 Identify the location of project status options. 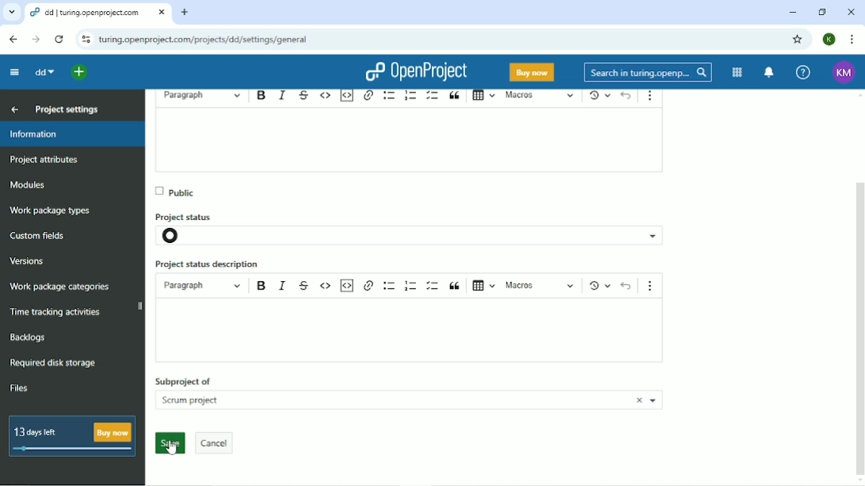
(641, 235).